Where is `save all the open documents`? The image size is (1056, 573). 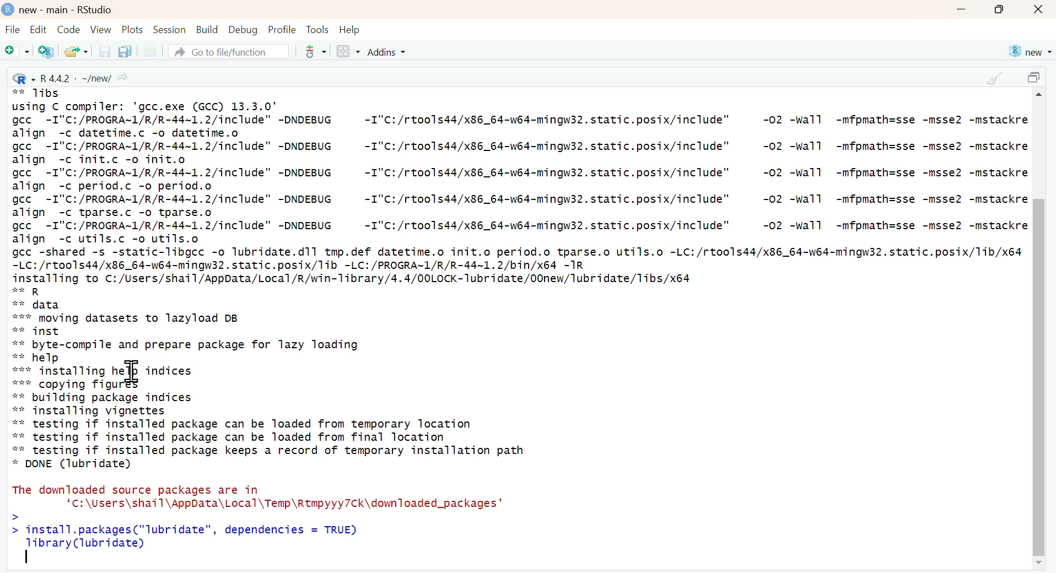
save all the open documents is located at coordinates (125, 51).